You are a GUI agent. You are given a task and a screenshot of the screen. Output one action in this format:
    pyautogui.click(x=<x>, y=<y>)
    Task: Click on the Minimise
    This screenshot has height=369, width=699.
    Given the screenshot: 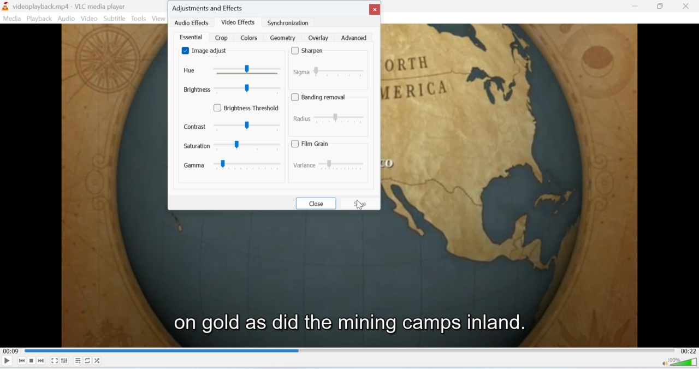 What is the action you would take?
    pyautogui.click(x=661, y=7)
    